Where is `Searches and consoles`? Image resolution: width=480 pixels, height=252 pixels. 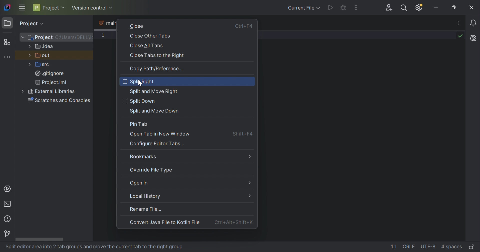 Searches and consoles is located at coordinates (60, 102).